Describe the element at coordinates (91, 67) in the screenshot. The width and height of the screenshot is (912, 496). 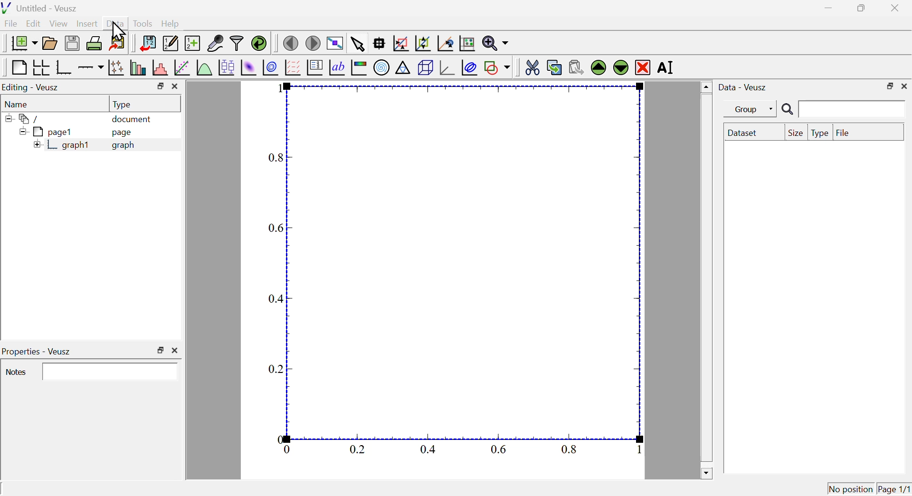
I see `add an axis to the plot` at that location.